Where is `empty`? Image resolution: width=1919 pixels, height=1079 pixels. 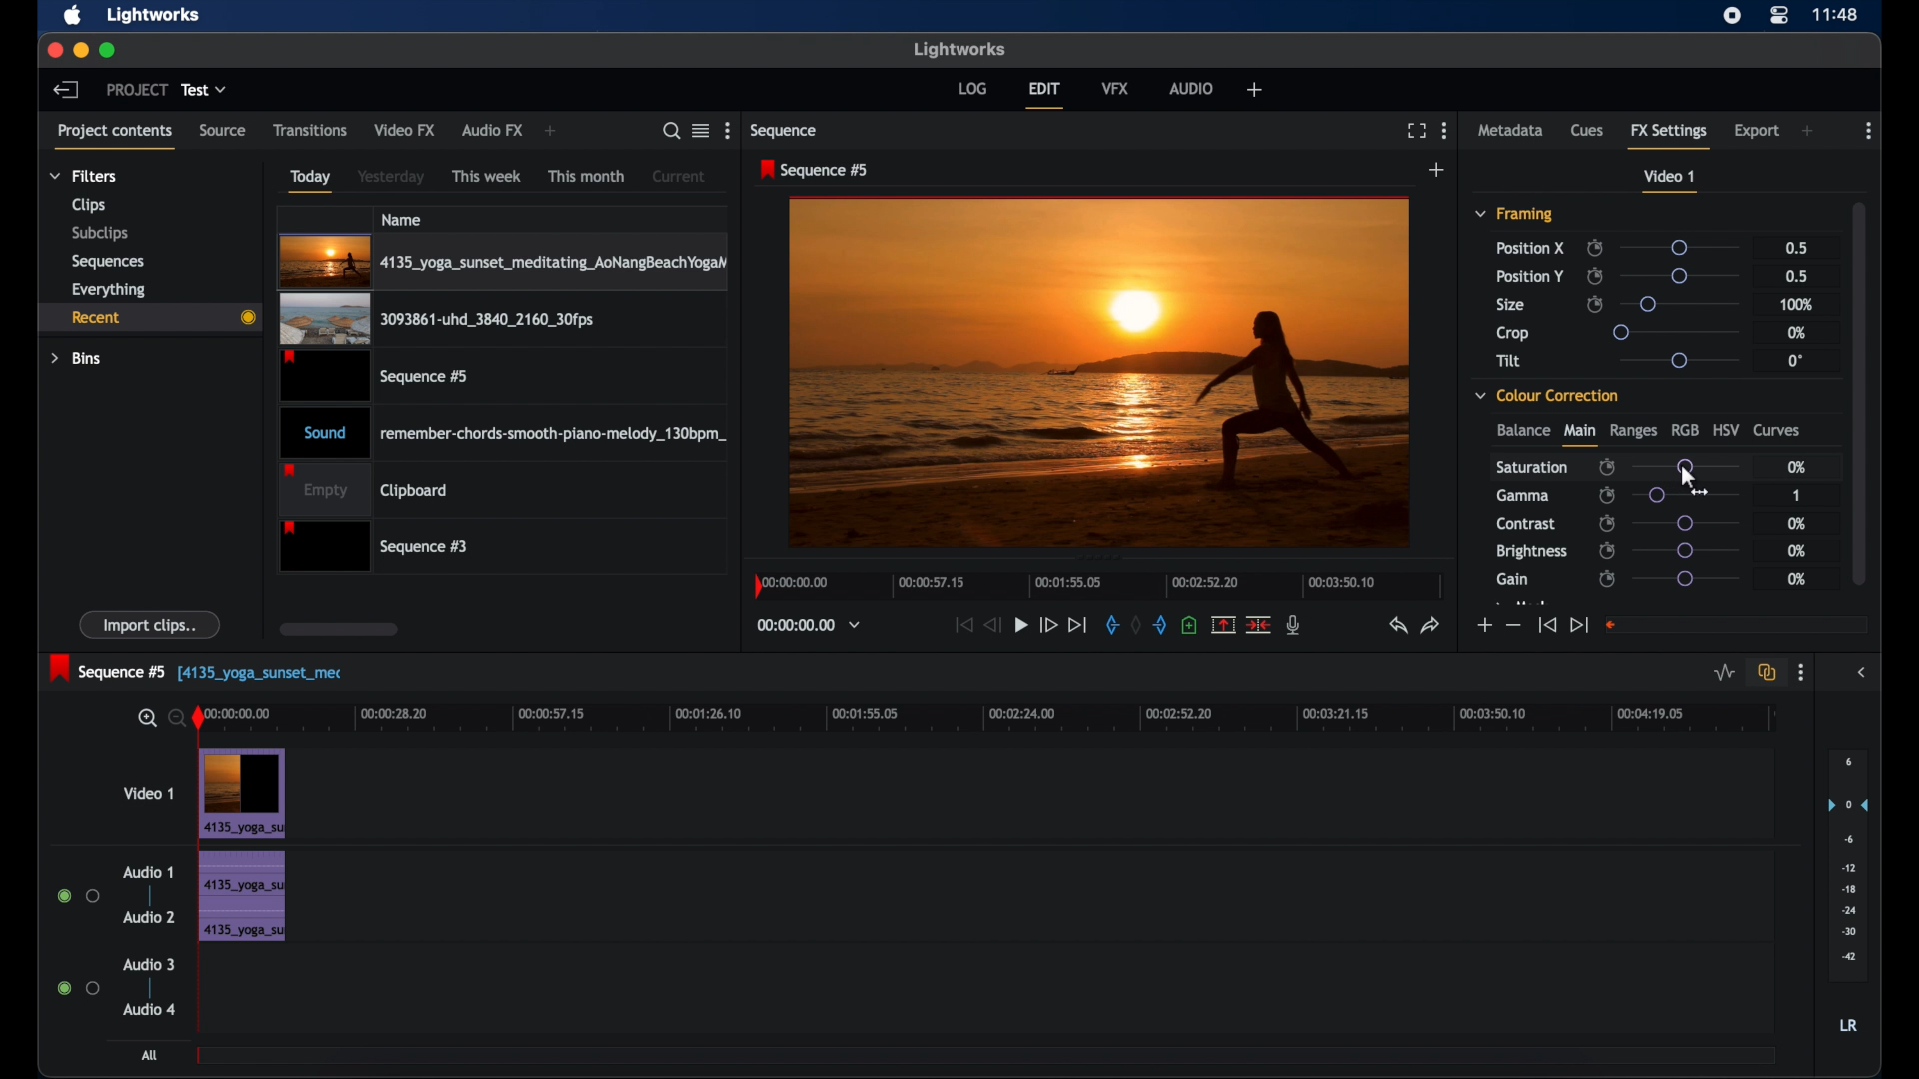
empty is located at coordinates (364, 489).